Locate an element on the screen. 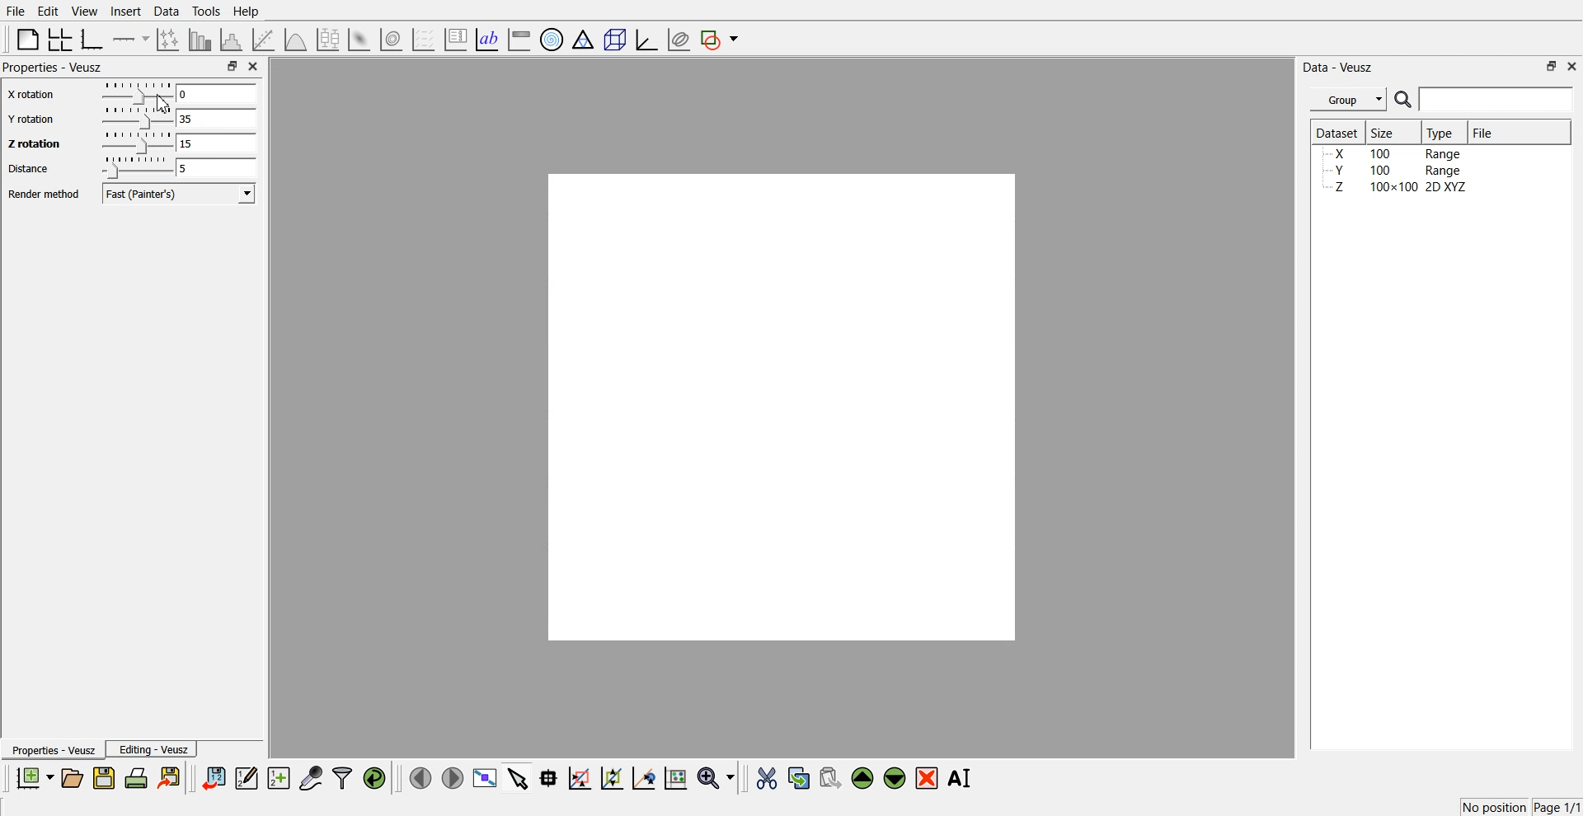  Drag Handle is located at coordinates (135, 92).